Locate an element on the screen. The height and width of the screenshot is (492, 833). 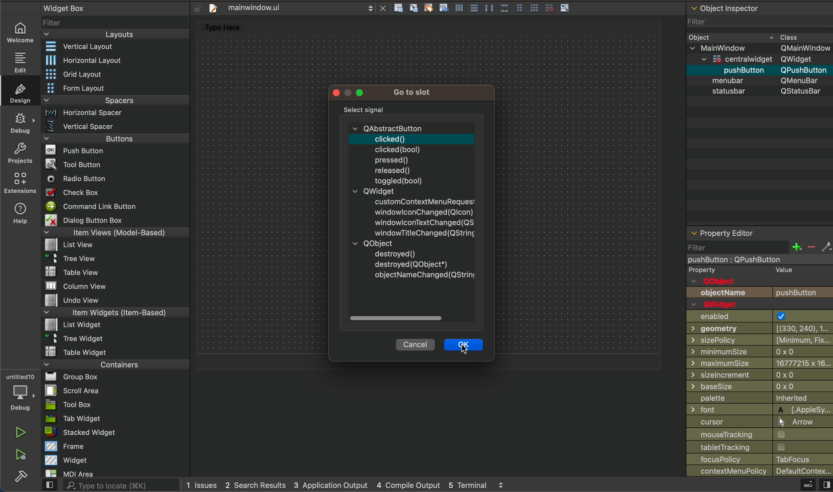
Object Inspector is located at coordinates (727, 7).